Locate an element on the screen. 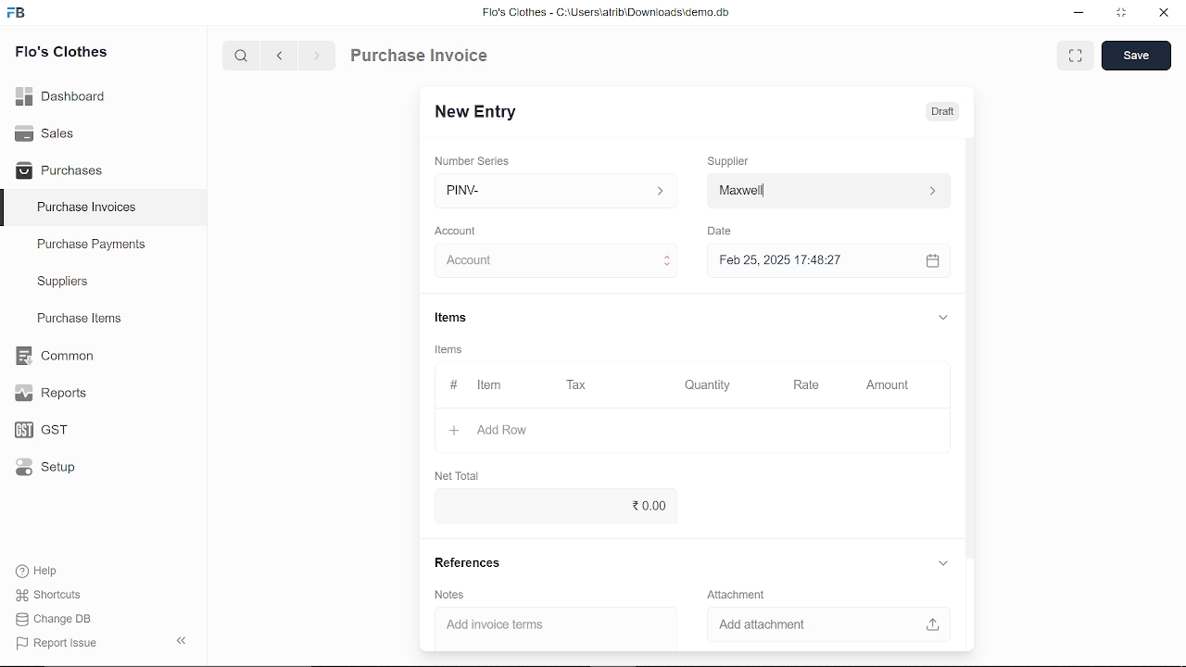 The image size is (1186, 667). expand is located at coordinates (940, 315).